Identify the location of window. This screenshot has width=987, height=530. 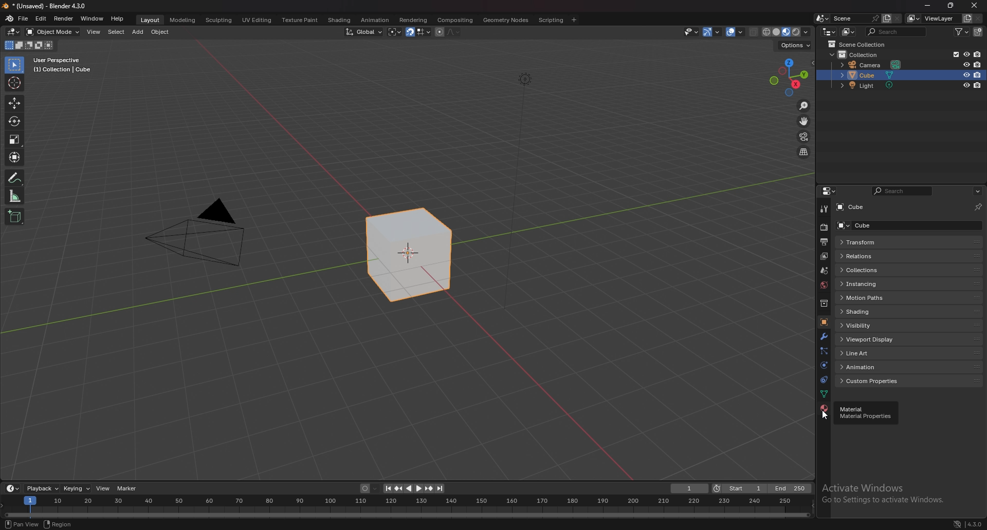
(92, 18).